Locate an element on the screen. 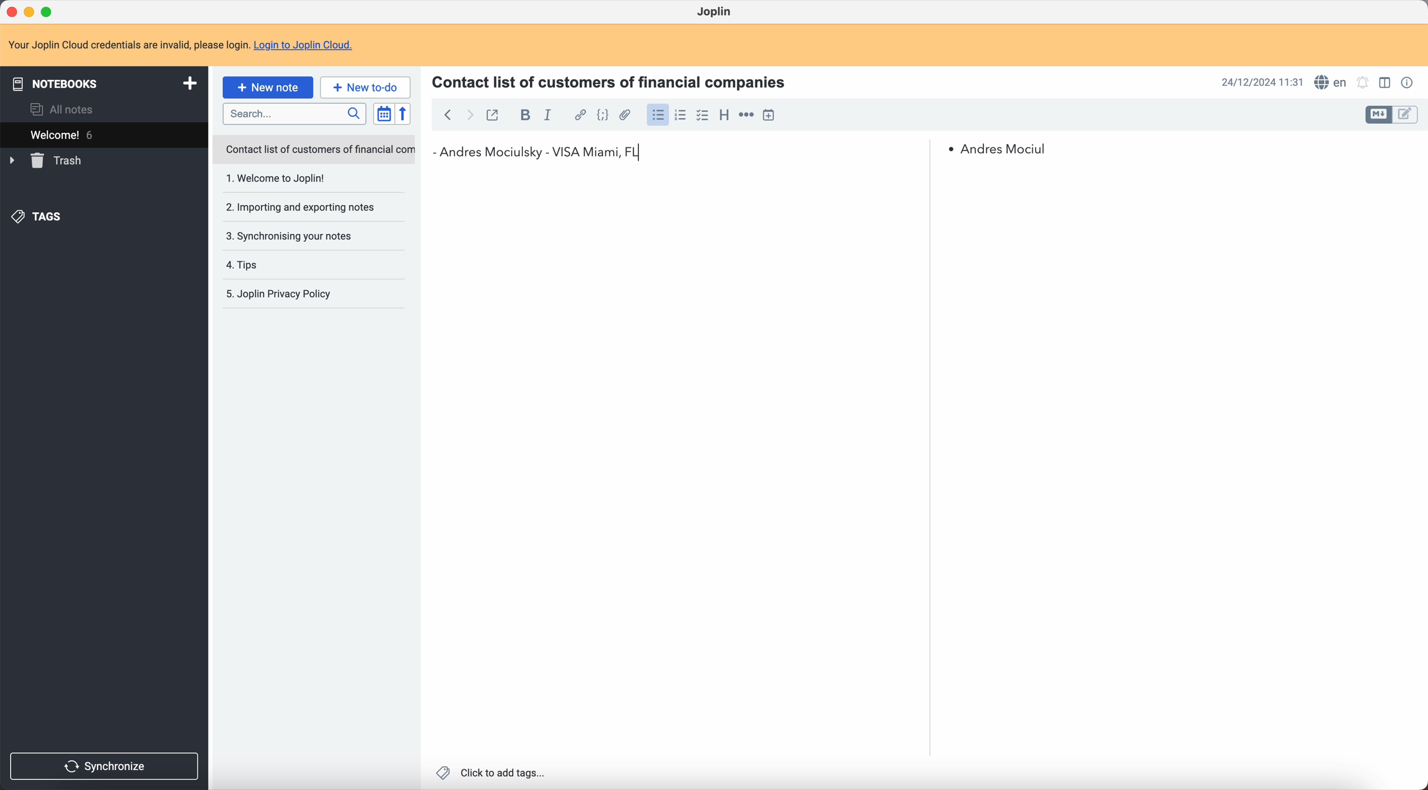 The height and width of the screenshot is (790, 1428). click to add tags is located at coordinates (490, 772).